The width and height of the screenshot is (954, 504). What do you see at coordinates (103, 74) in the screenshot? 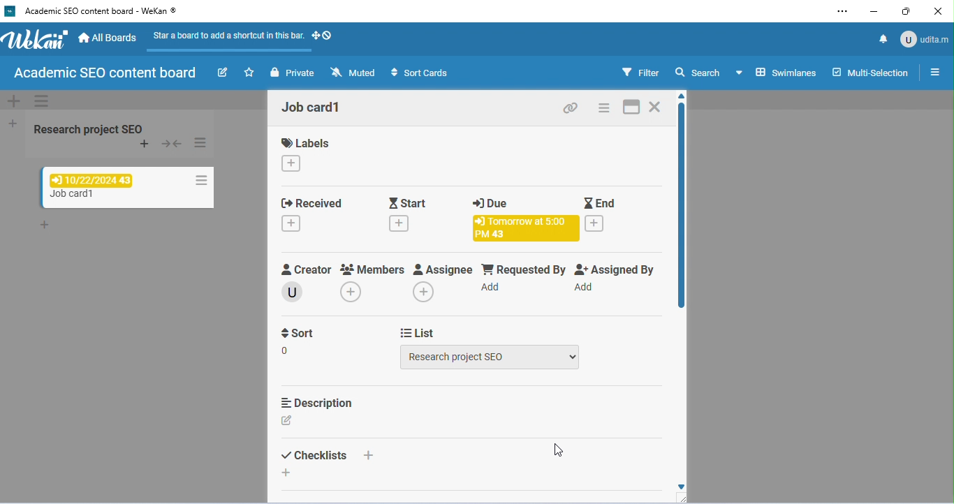
I see `board name: Academic SEO content board` at bounding box center [103, 74].